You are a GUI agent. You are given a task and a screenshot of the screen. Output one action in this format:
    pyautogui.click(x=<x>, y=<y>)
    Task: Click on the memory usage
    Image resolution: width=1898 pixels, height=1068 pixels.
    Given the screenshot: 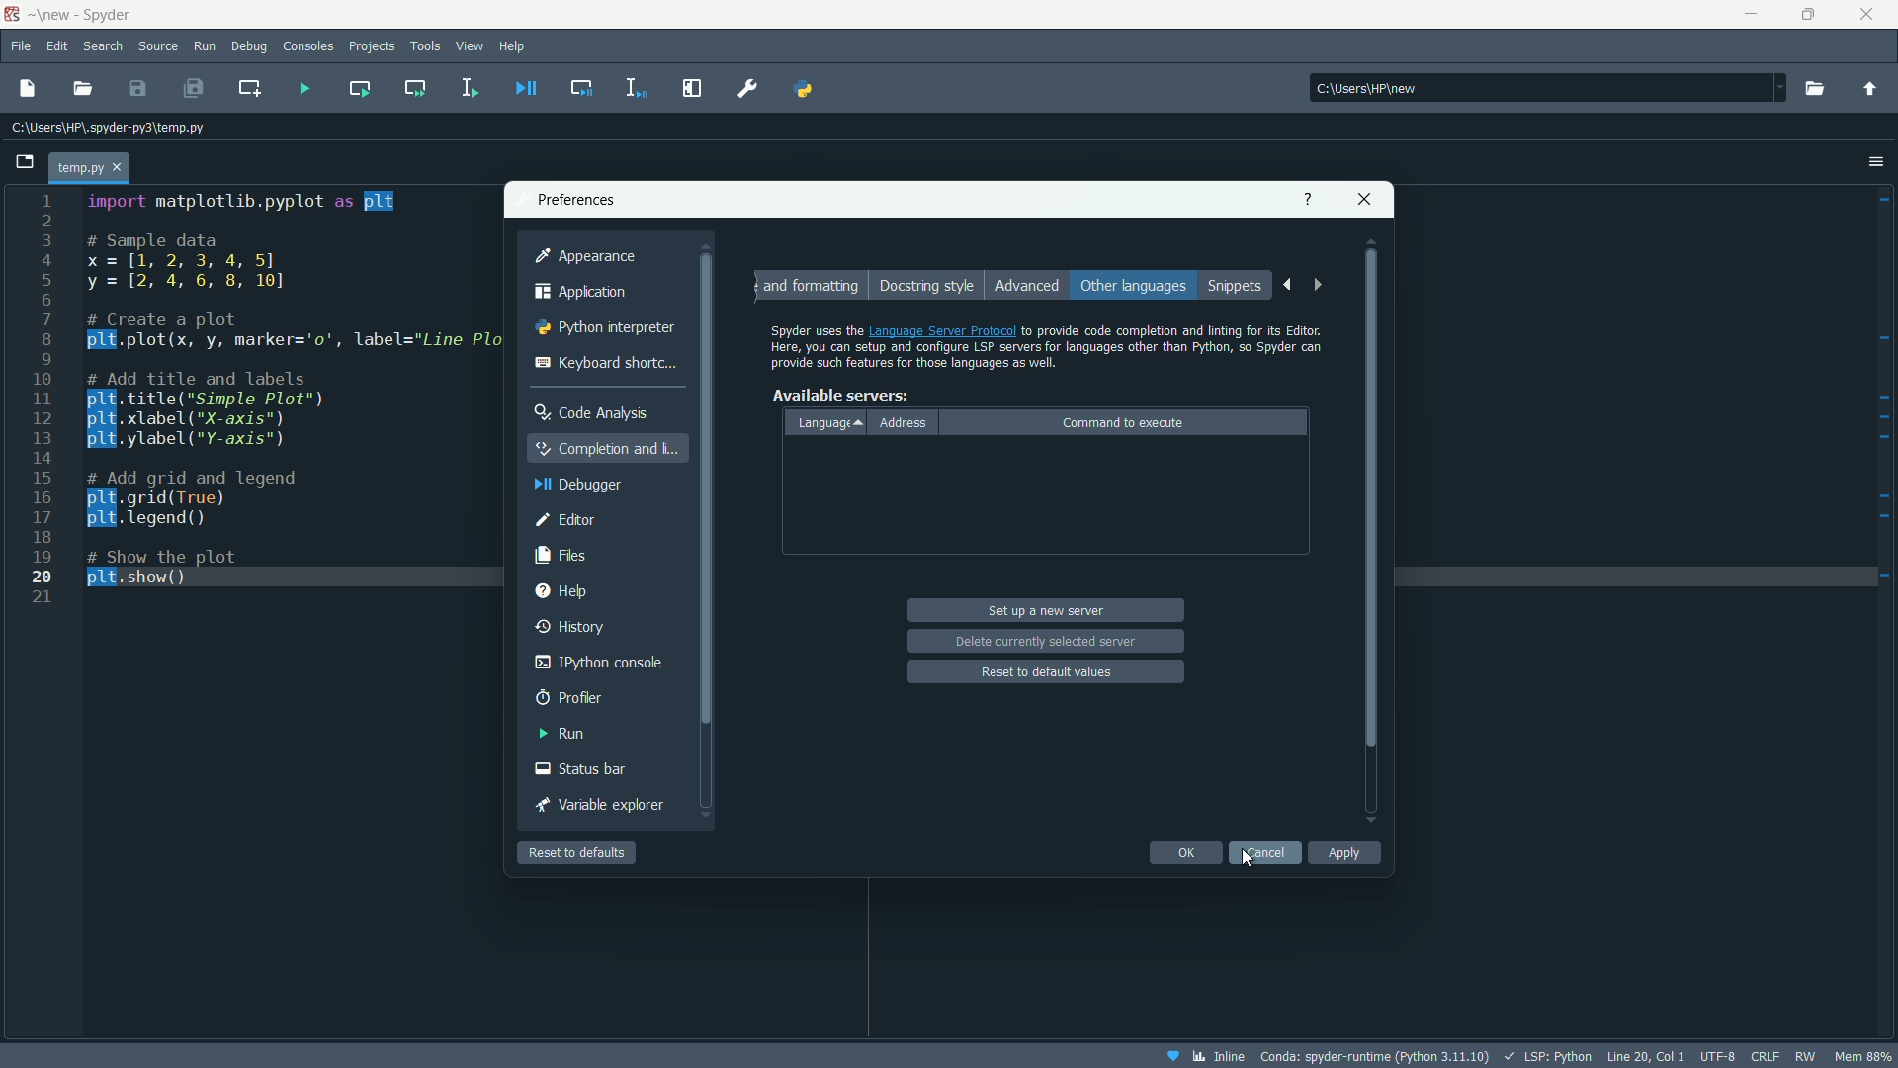 What is the action you would take?
    pyautogui.click(x=1867, y=1056)
    